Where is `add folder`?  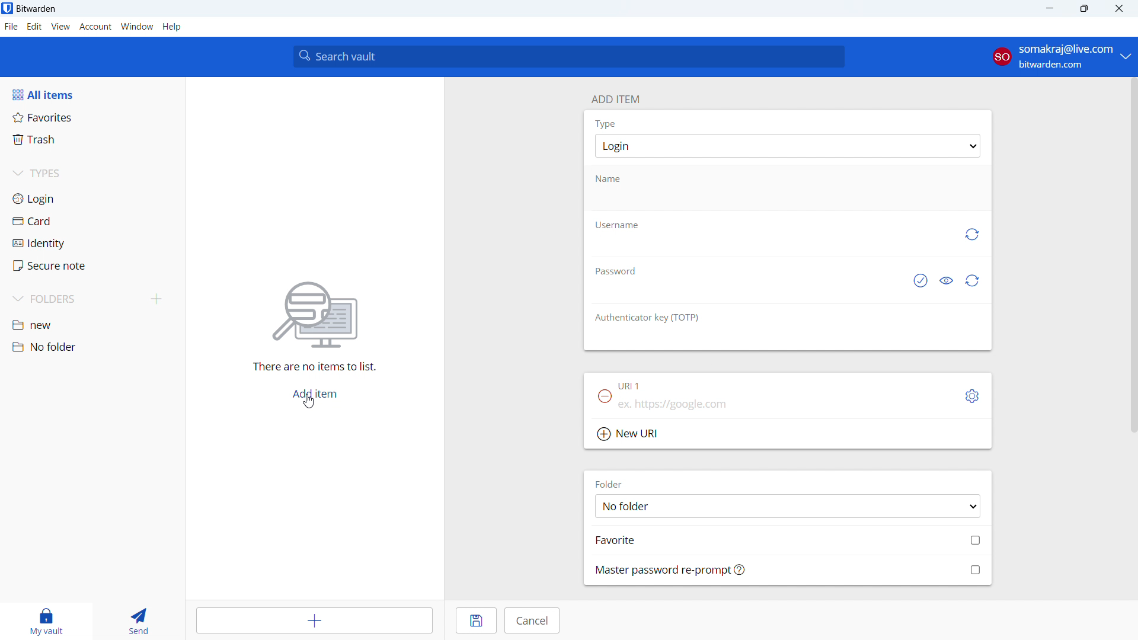
add folder is located at coordinates (156, 300).